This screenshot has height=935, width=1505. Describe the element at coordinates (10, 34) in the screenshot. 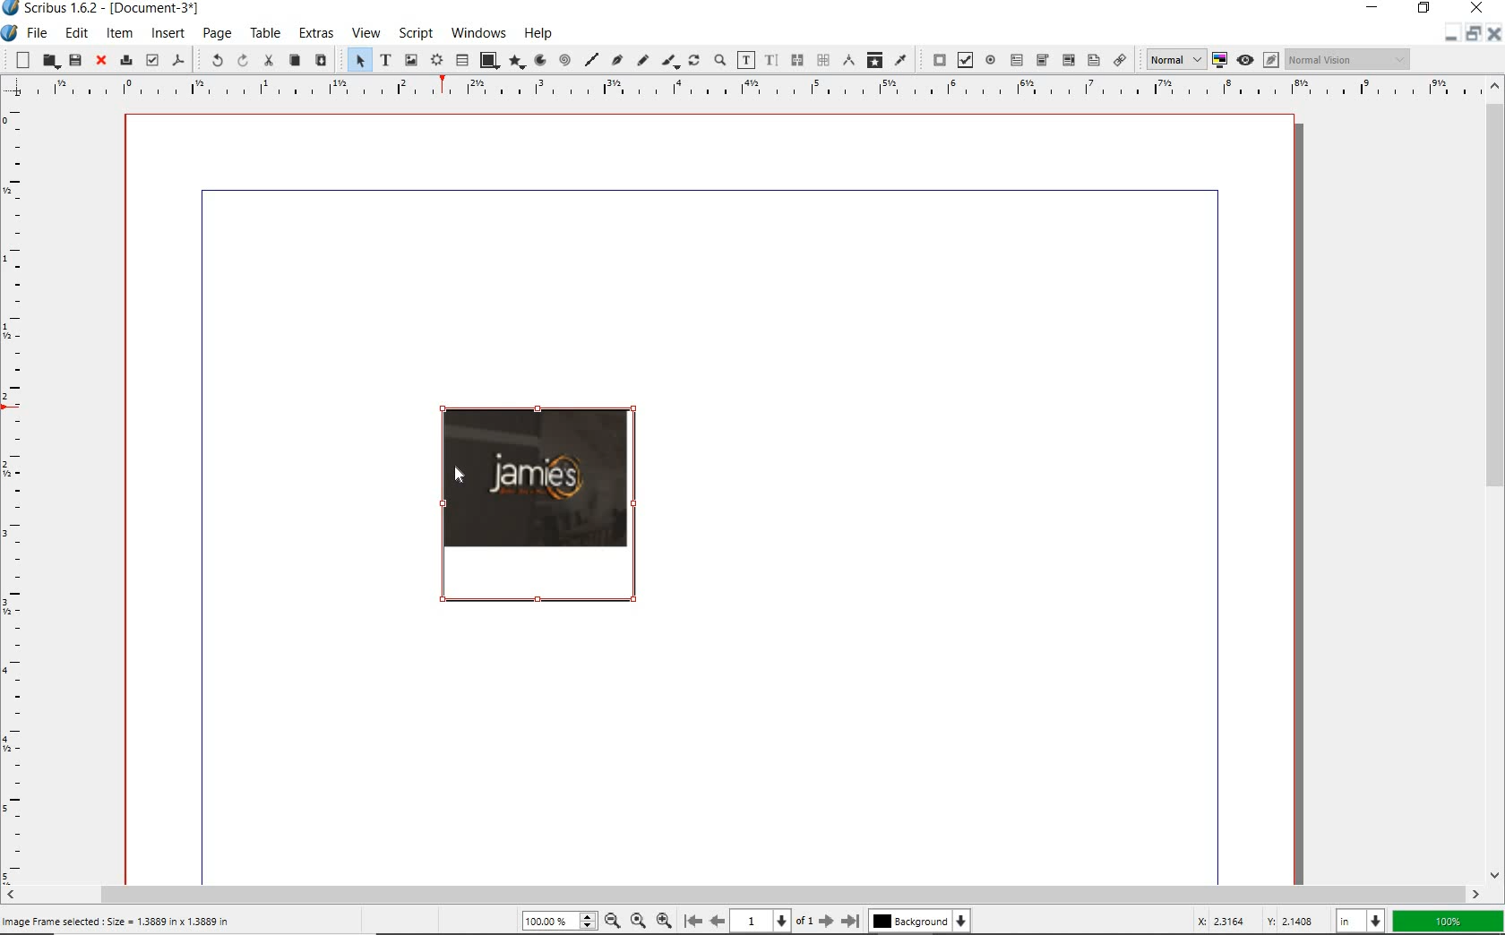

I see `SYSTEM ICON` at that location.